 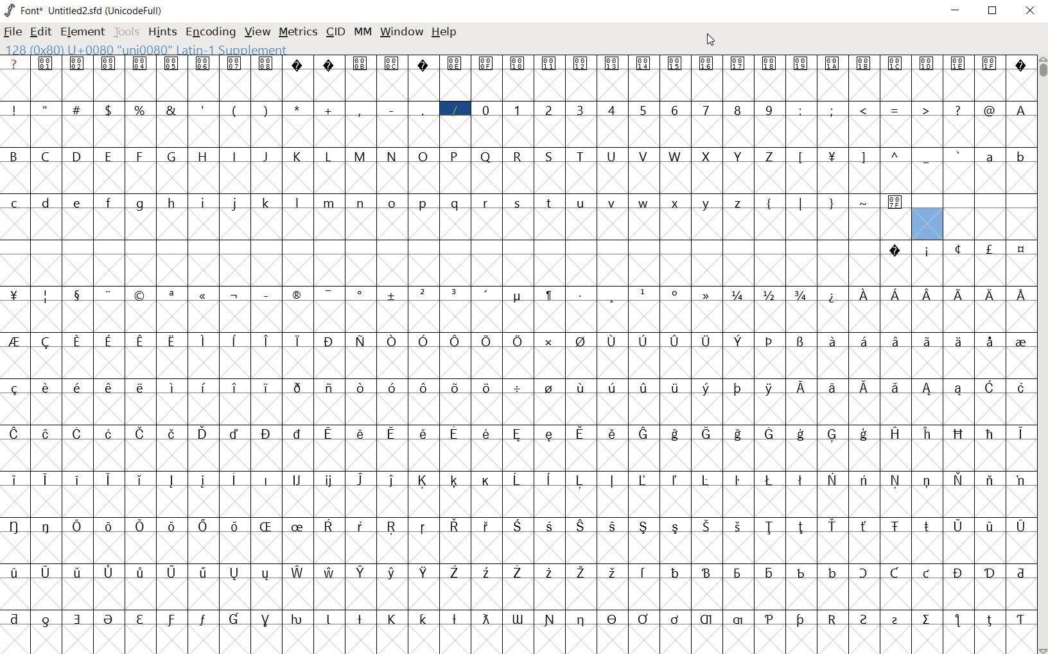 I want to click on FILE, so click(x=13, y=31).